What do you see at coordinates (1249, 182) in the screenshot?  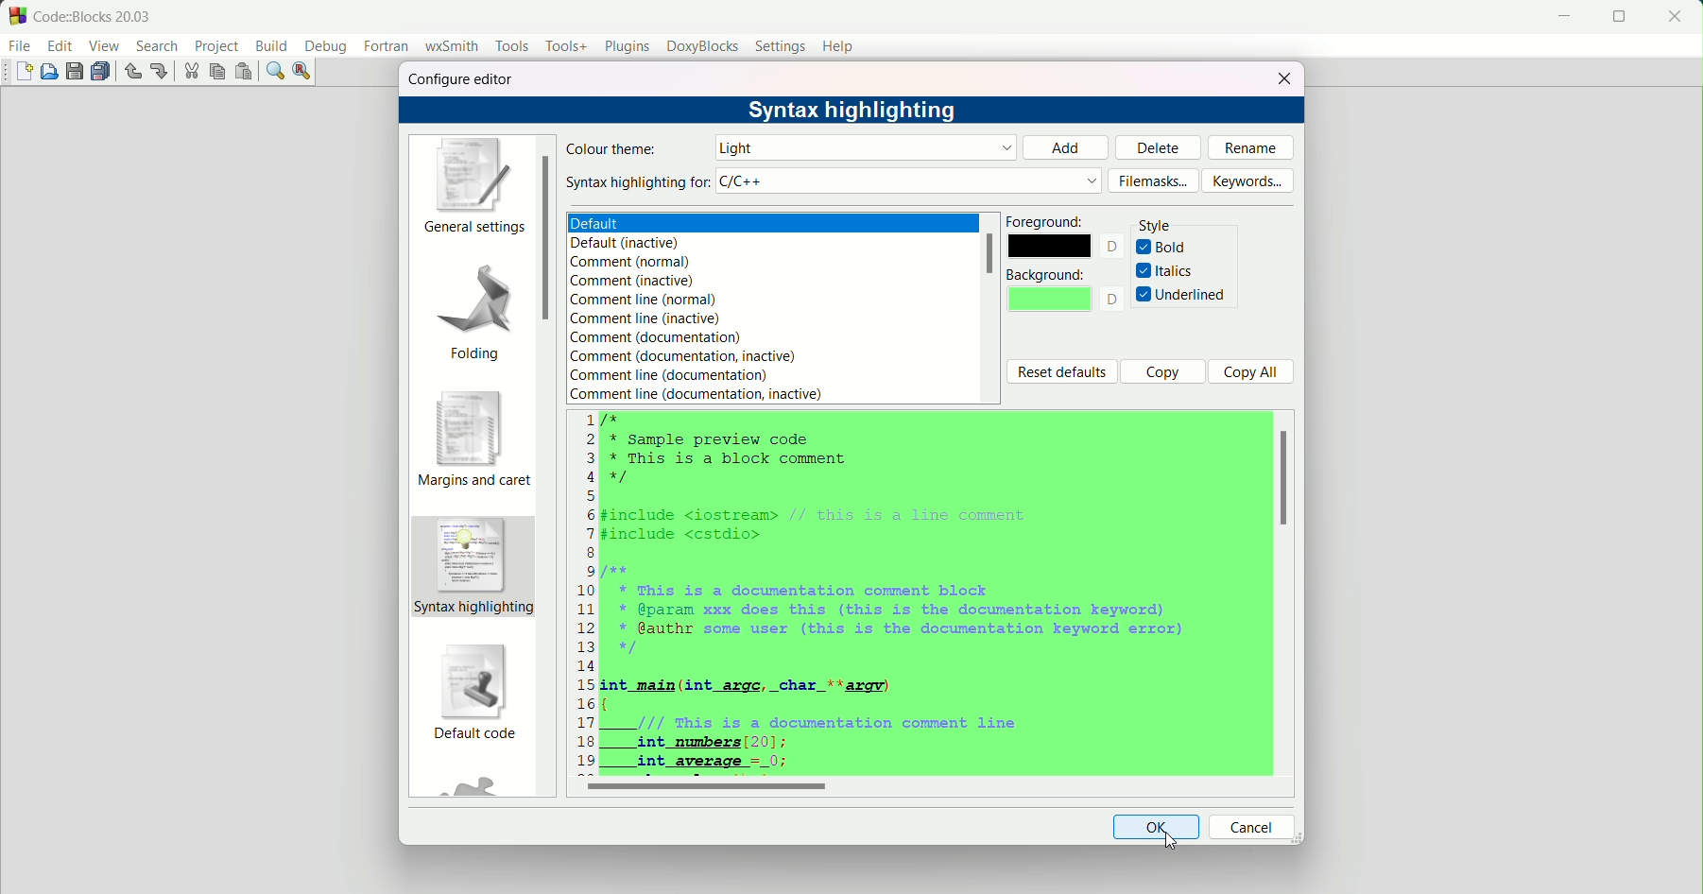 I see `keywords` at bounding box center [1249, 182].